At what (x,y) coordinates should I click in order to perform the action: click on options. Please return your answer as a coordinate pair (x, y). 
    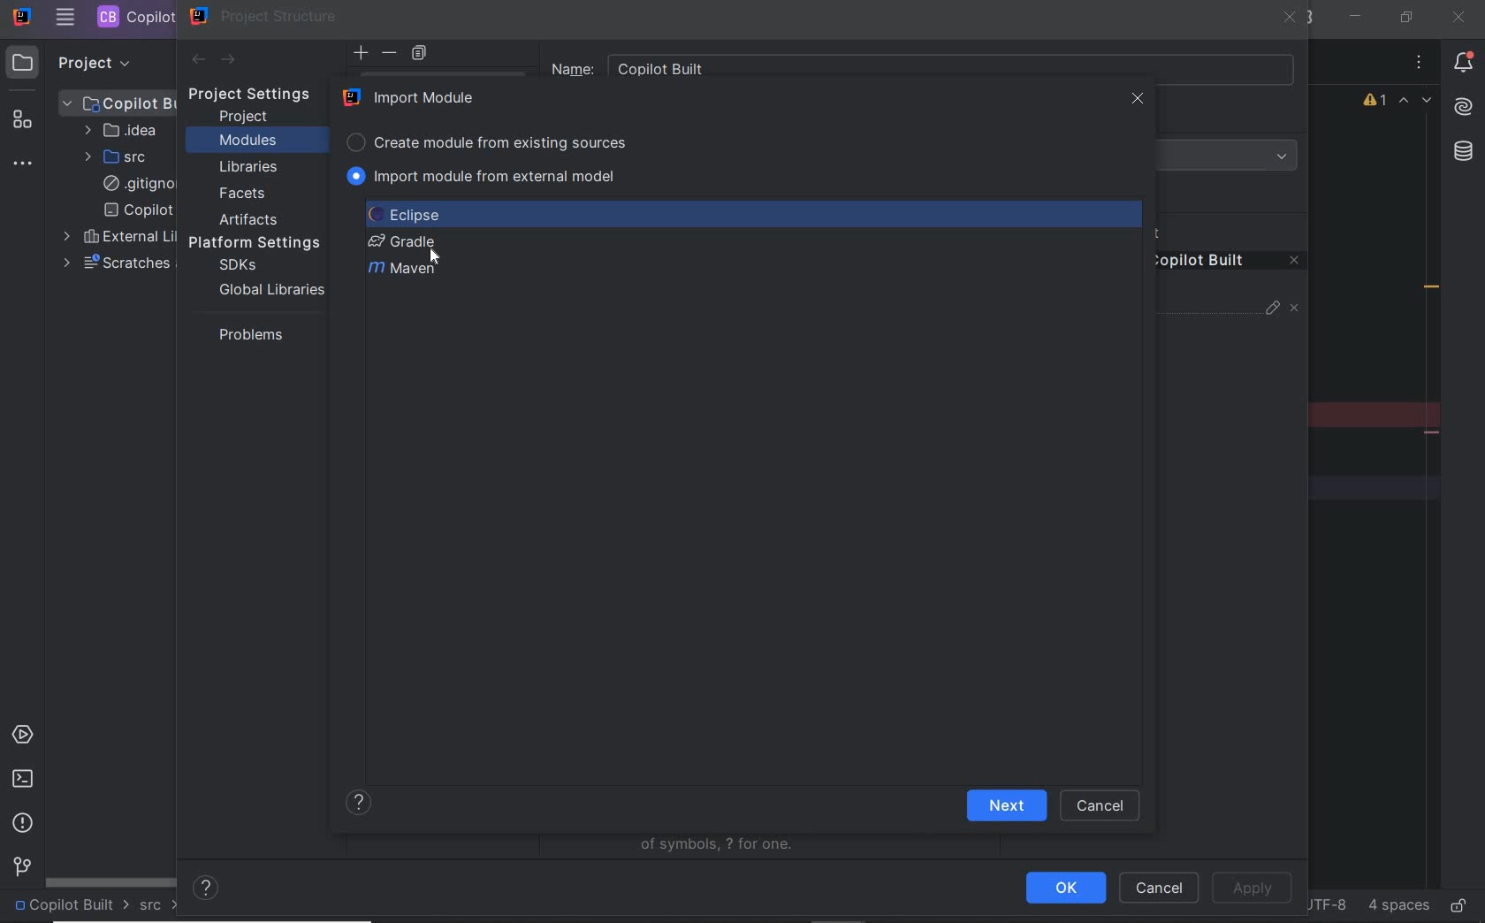
    Looking at the image, I should click on (1420, 65).